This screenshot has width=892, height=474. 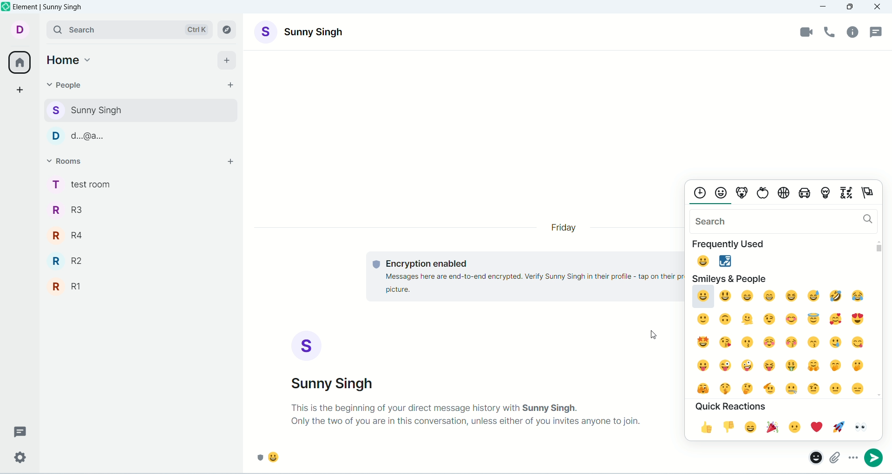 What do you see at coordinates (17, 431) in the screenshot?
I see `threads` at bounding box center [17, 431].